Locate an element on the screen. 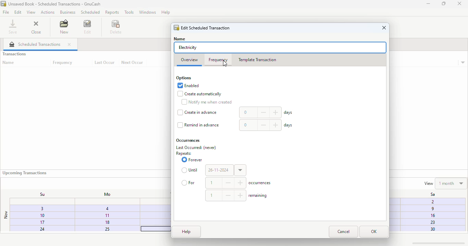  delete is located at coordinates (116, 27).